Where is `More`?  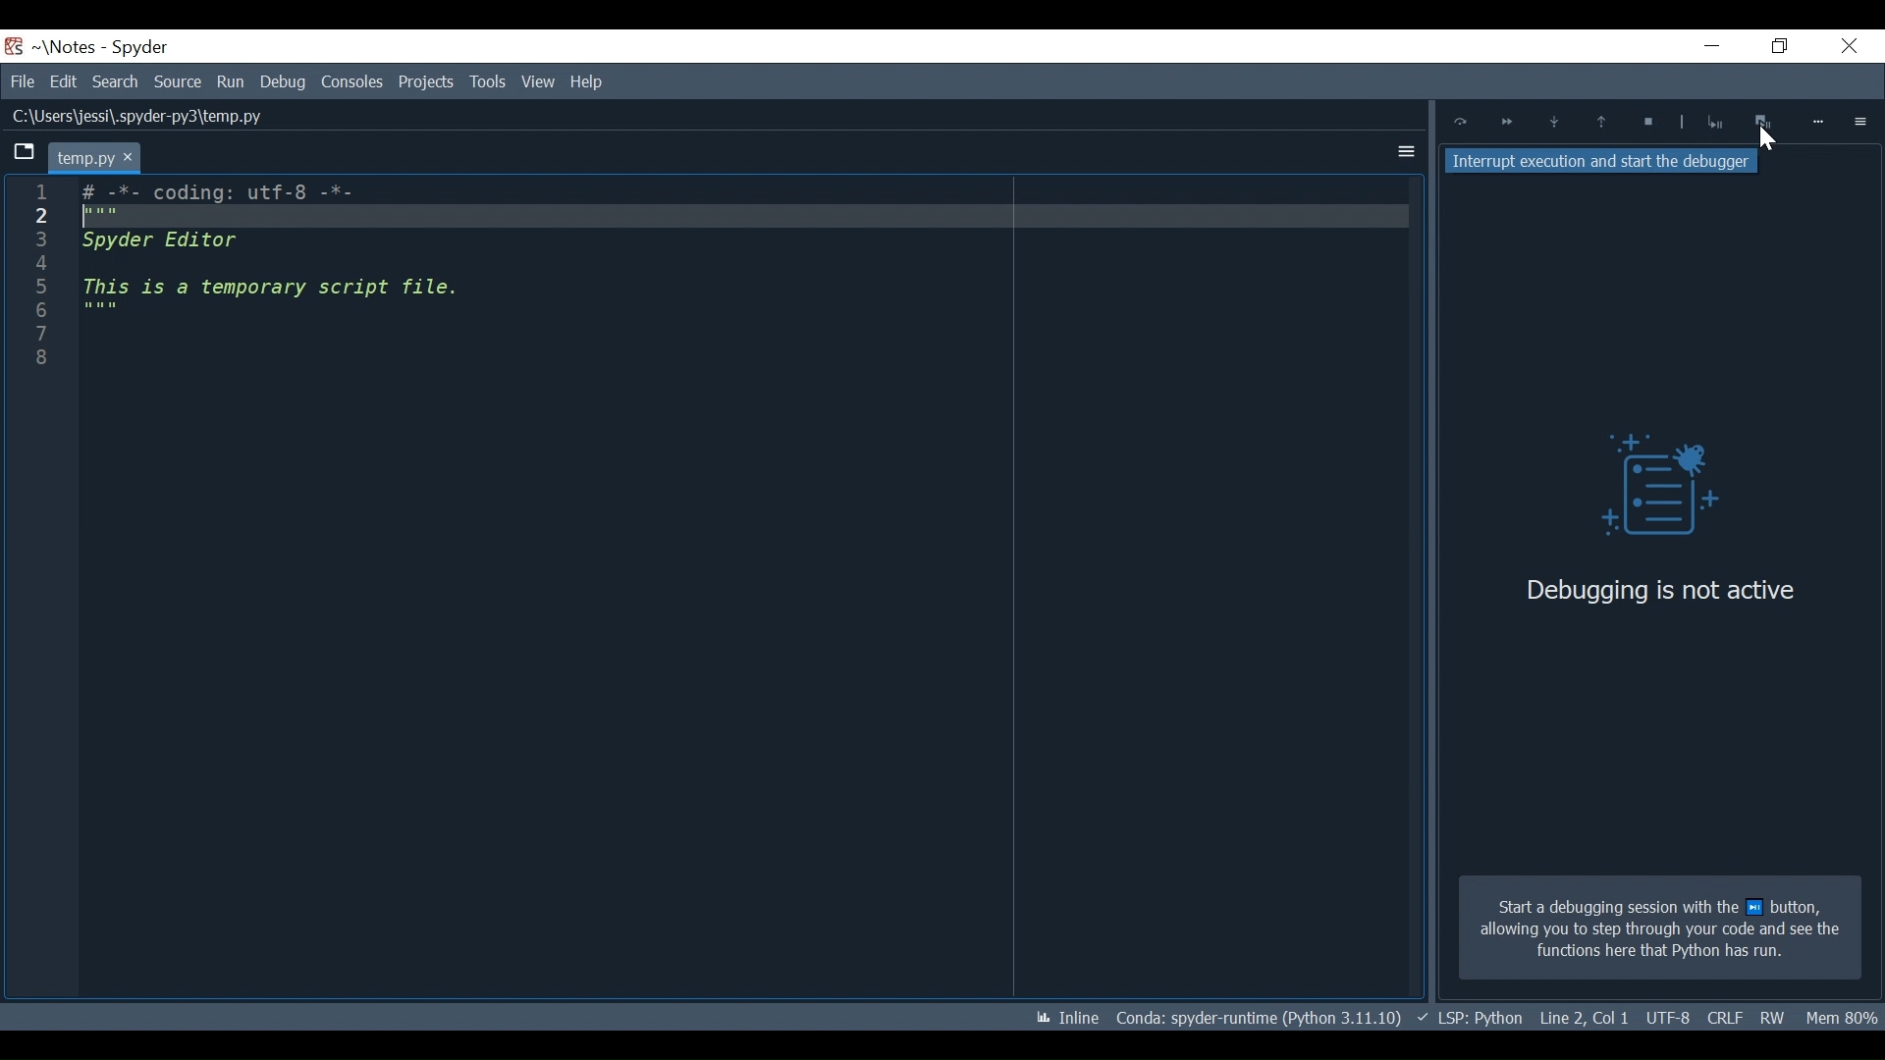 More is located at coordinates (1819, 122).